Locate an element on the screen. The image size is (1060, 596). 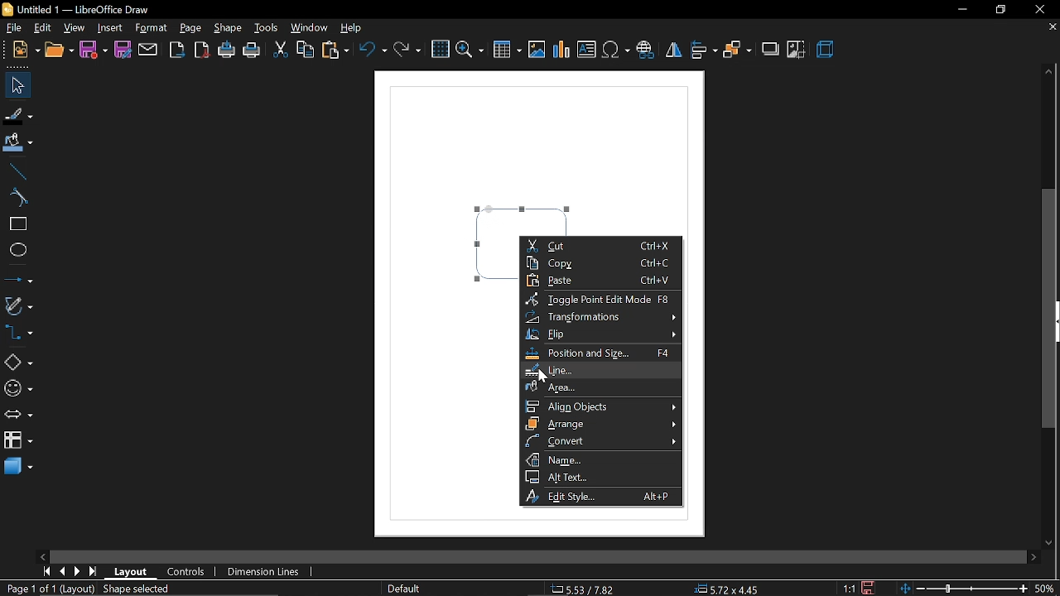
insert image is located at coordinates (537, 50).